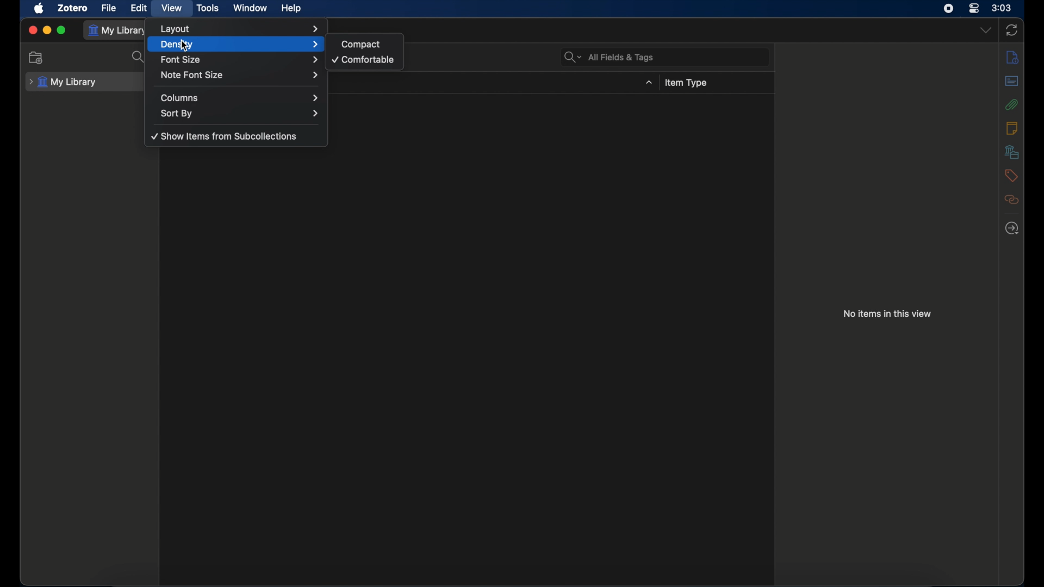 Image resolution: width=1044 pixels, height=587 pixels. I want to click on sort by, so click(241, 113).